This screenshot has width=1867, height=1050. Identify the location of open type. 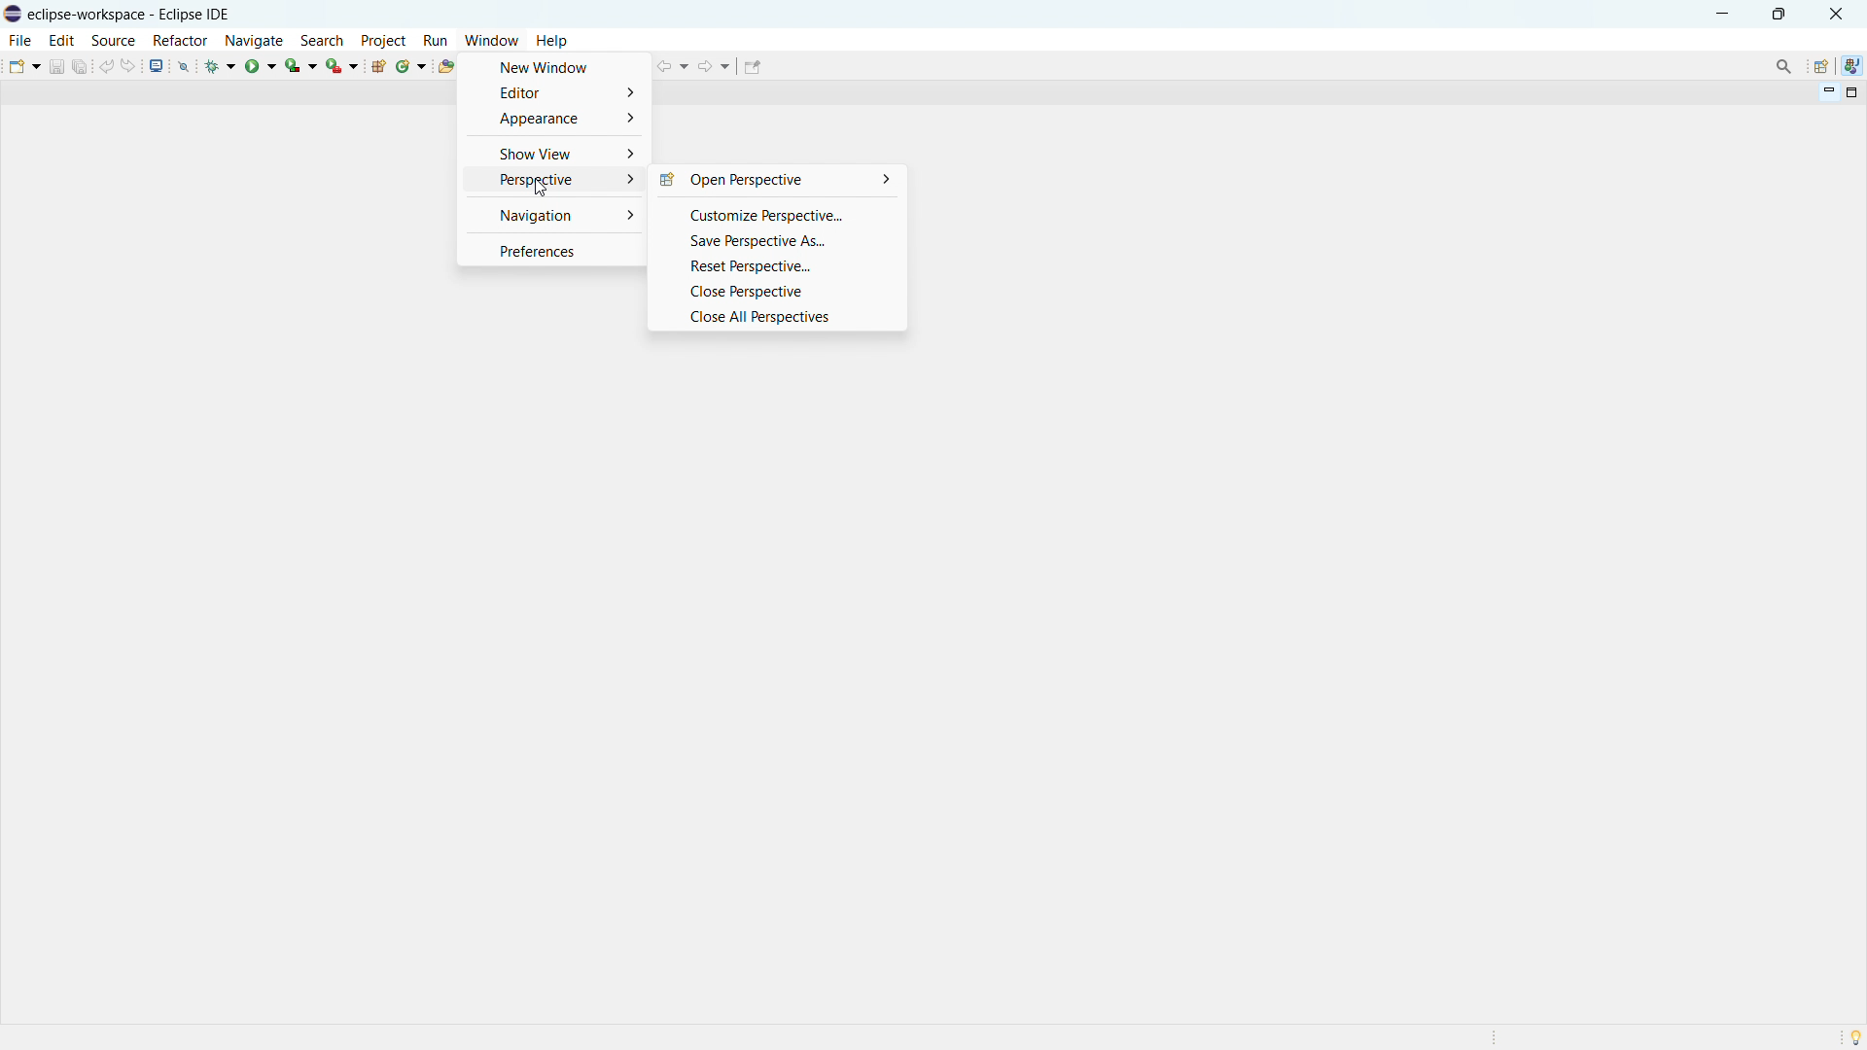
(445, 66).